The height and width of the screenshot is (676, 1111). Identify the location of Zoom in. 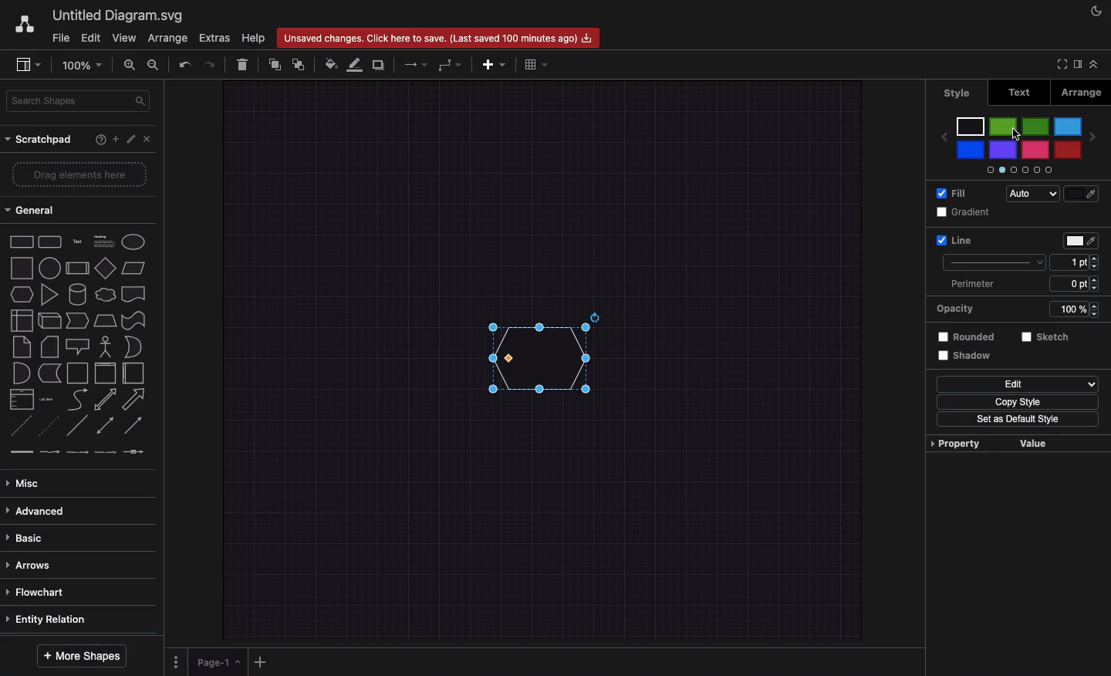
(130, 66).